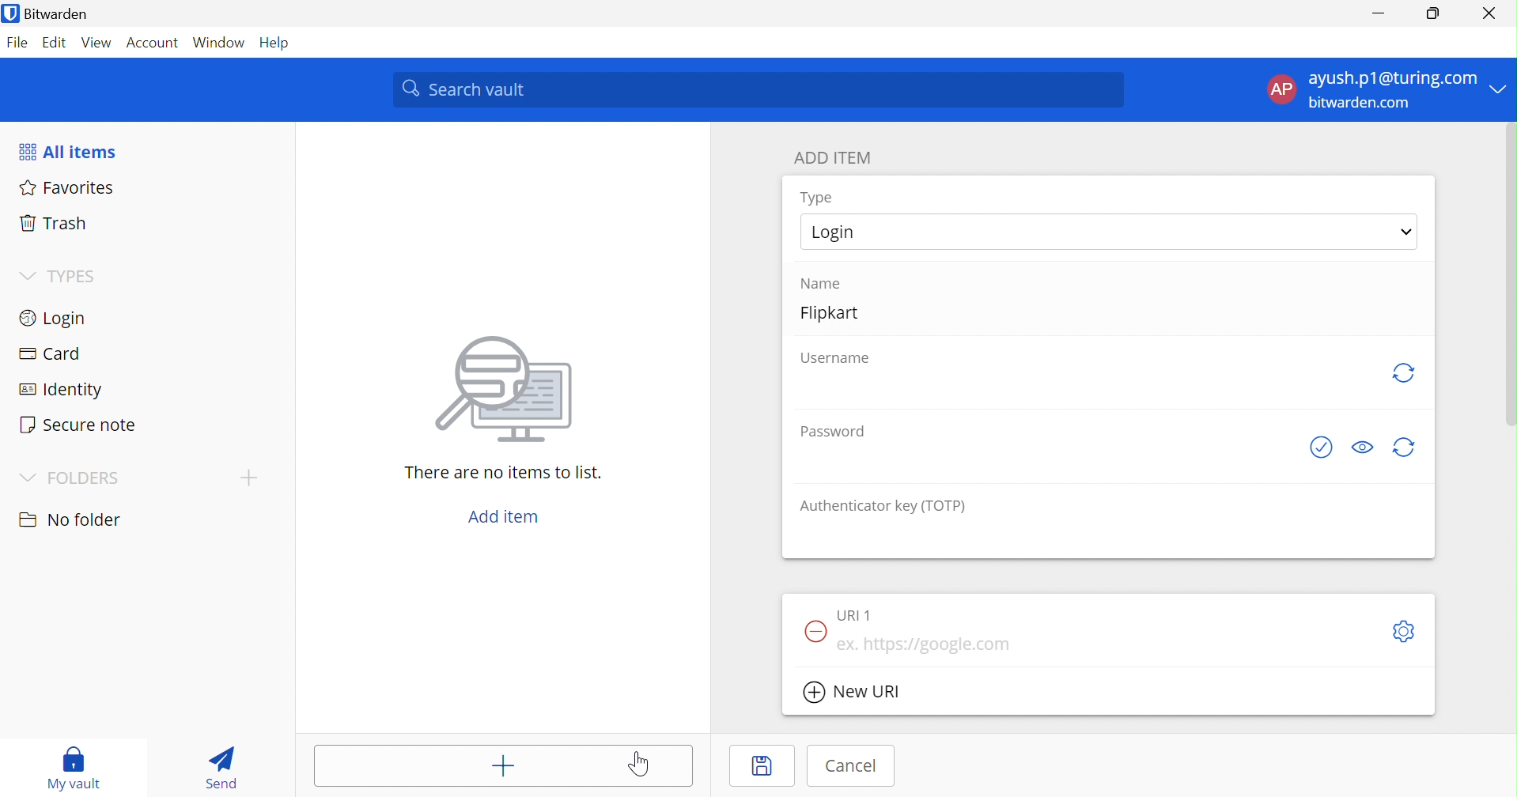 Image resolution: width=1517 pixels, height=797 pixels. Describe the element at coordinates (153, 43) in the screenshot. I see `Account` at that location.